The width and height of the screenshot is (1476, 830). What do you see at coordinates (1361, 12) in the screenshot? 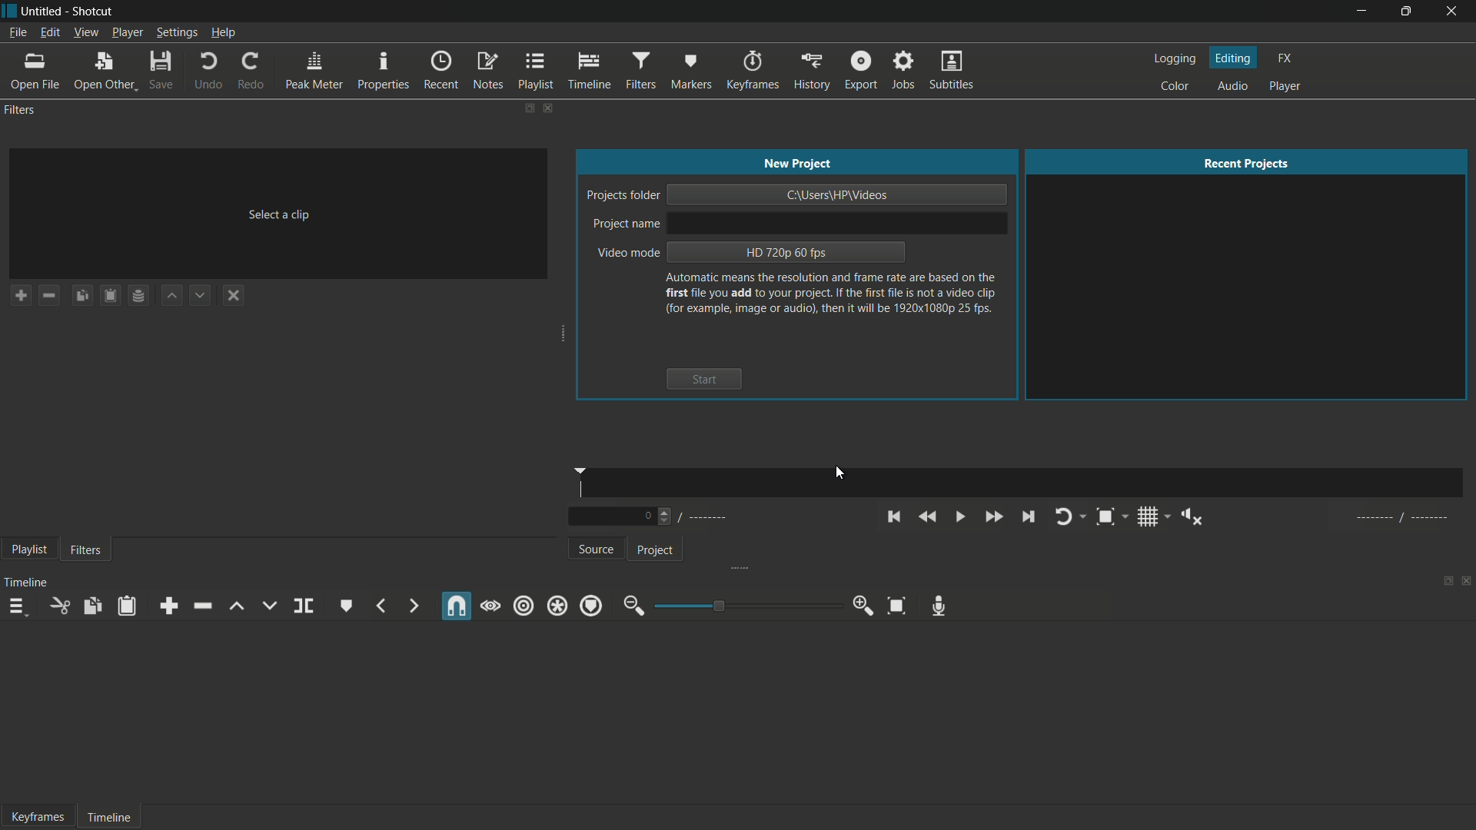
I see `minimize` at bounding box center [1361, 12].